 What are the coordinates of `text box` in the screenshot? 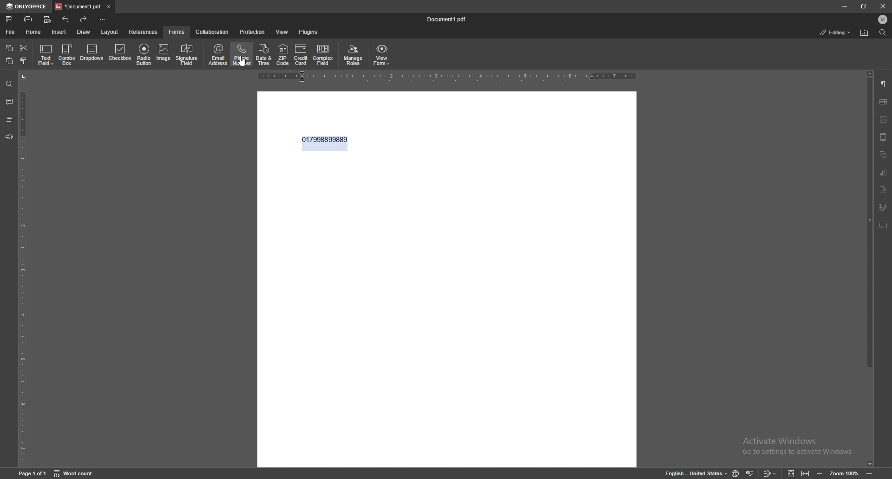 It's located at (883, 226).